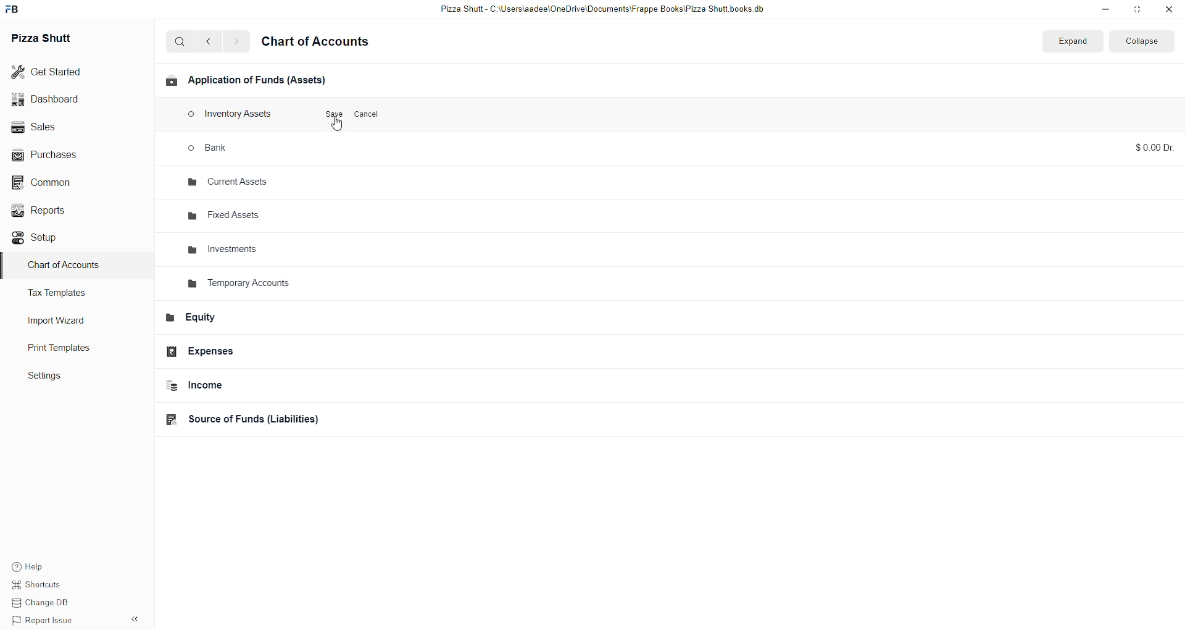  What do you see at coordinates (40, 566) in the screenshot?
I see `help` at bounding box center [40, 566].